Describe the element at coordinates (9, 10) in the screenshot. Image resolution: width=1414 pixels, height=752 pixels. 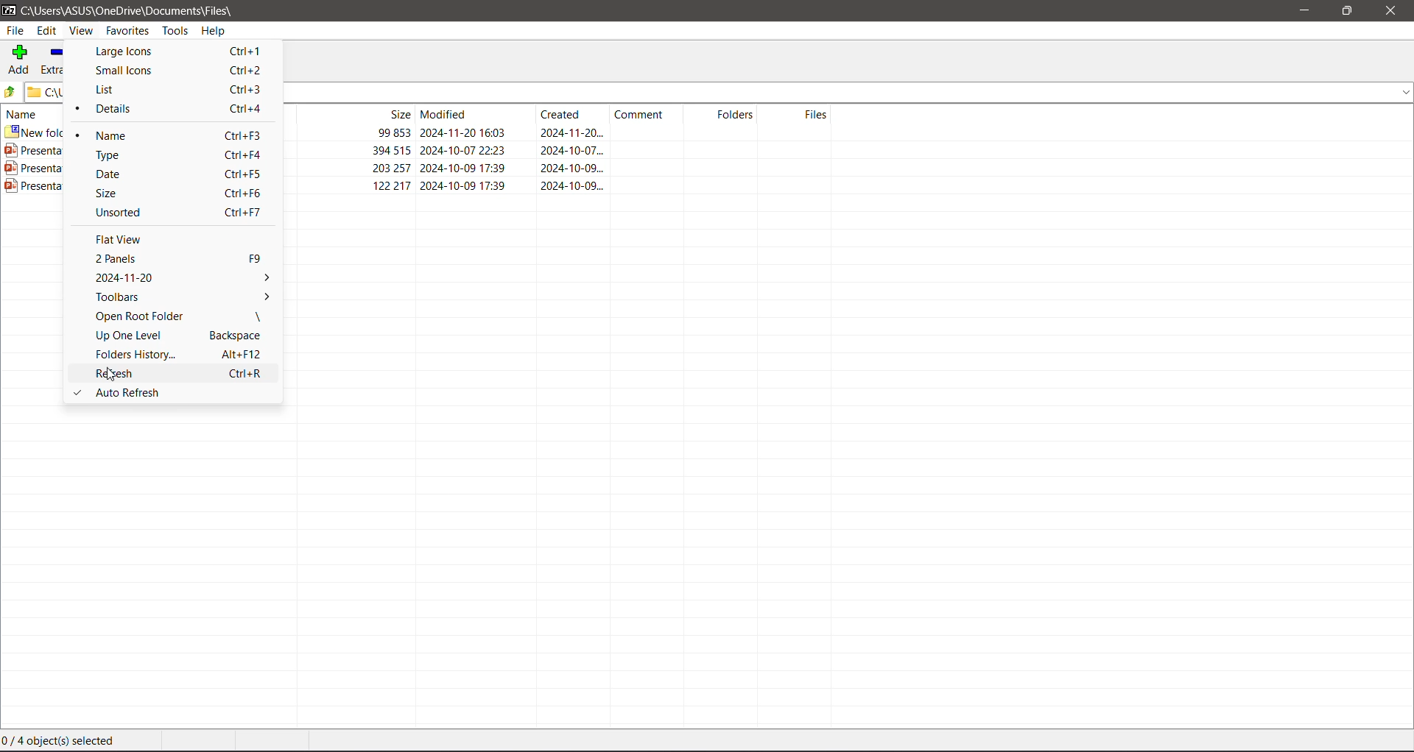
I see `Application Logo` at that location.